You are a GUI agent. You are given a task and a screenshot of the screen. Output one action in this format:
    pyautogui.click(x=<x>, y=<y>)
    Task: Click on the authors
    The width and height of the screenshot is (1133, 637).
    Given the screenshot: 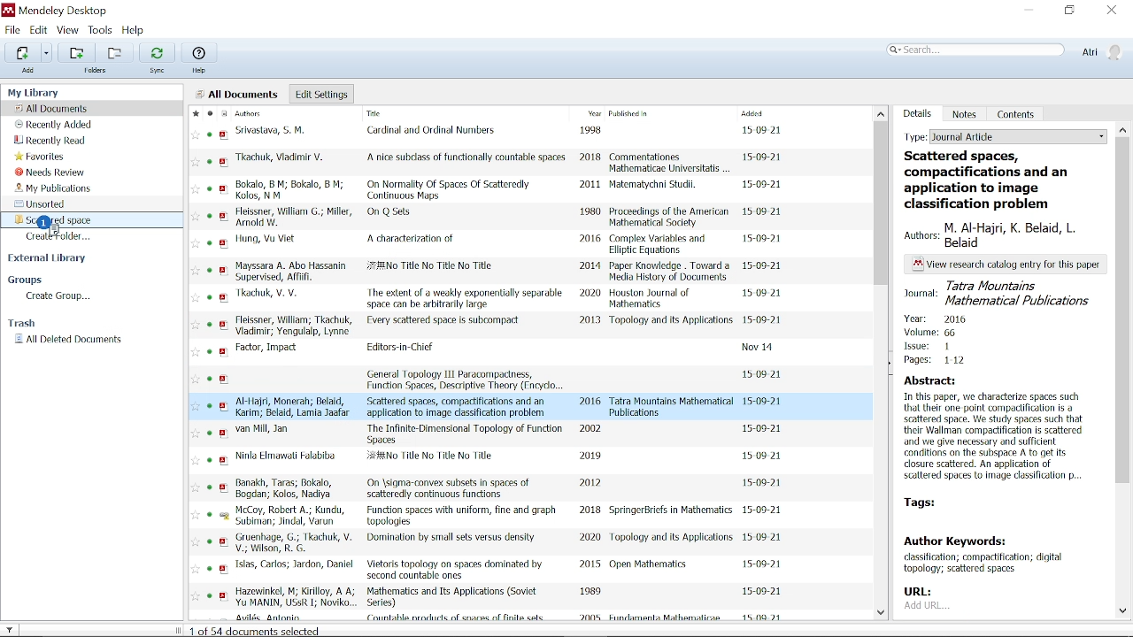 What is the action you would take?
    pyautogui.click(x=295, y=564)
    